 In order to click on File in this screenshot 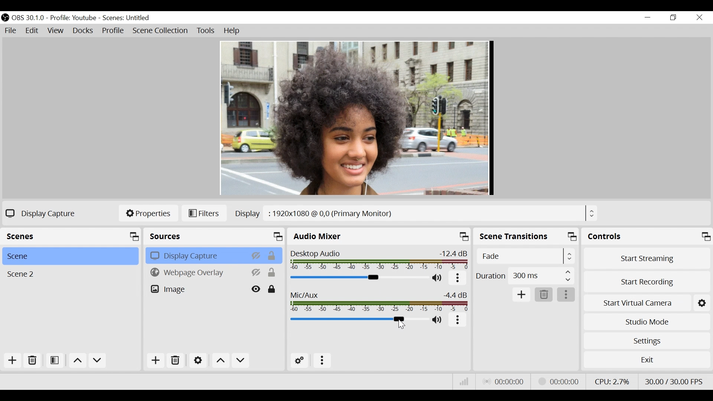, I will do `click(11, 31)`.